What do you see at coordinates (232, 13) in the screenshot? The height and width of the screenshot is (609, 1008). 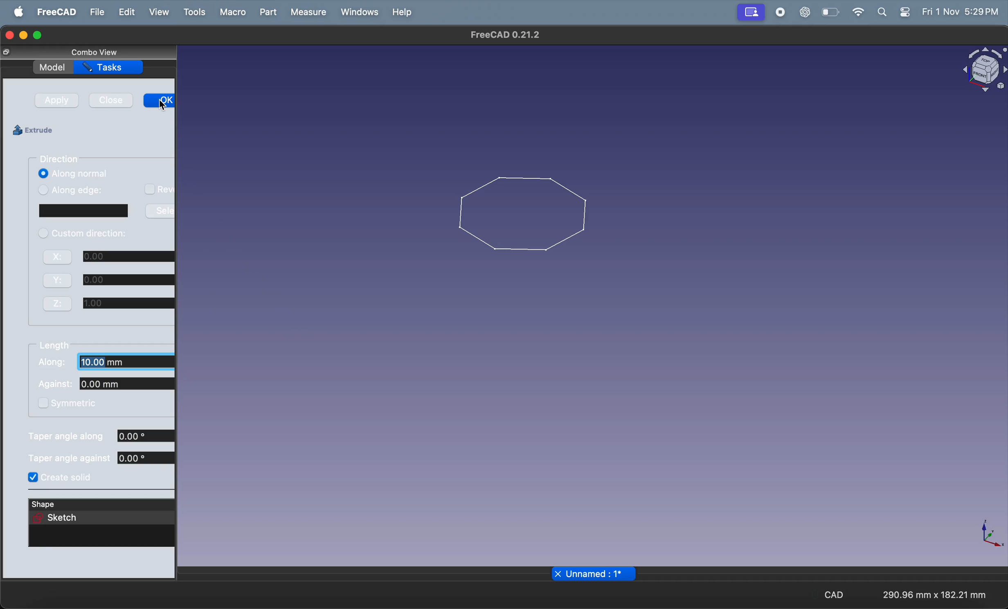 I see `marco` at bounding box center [232, 13].